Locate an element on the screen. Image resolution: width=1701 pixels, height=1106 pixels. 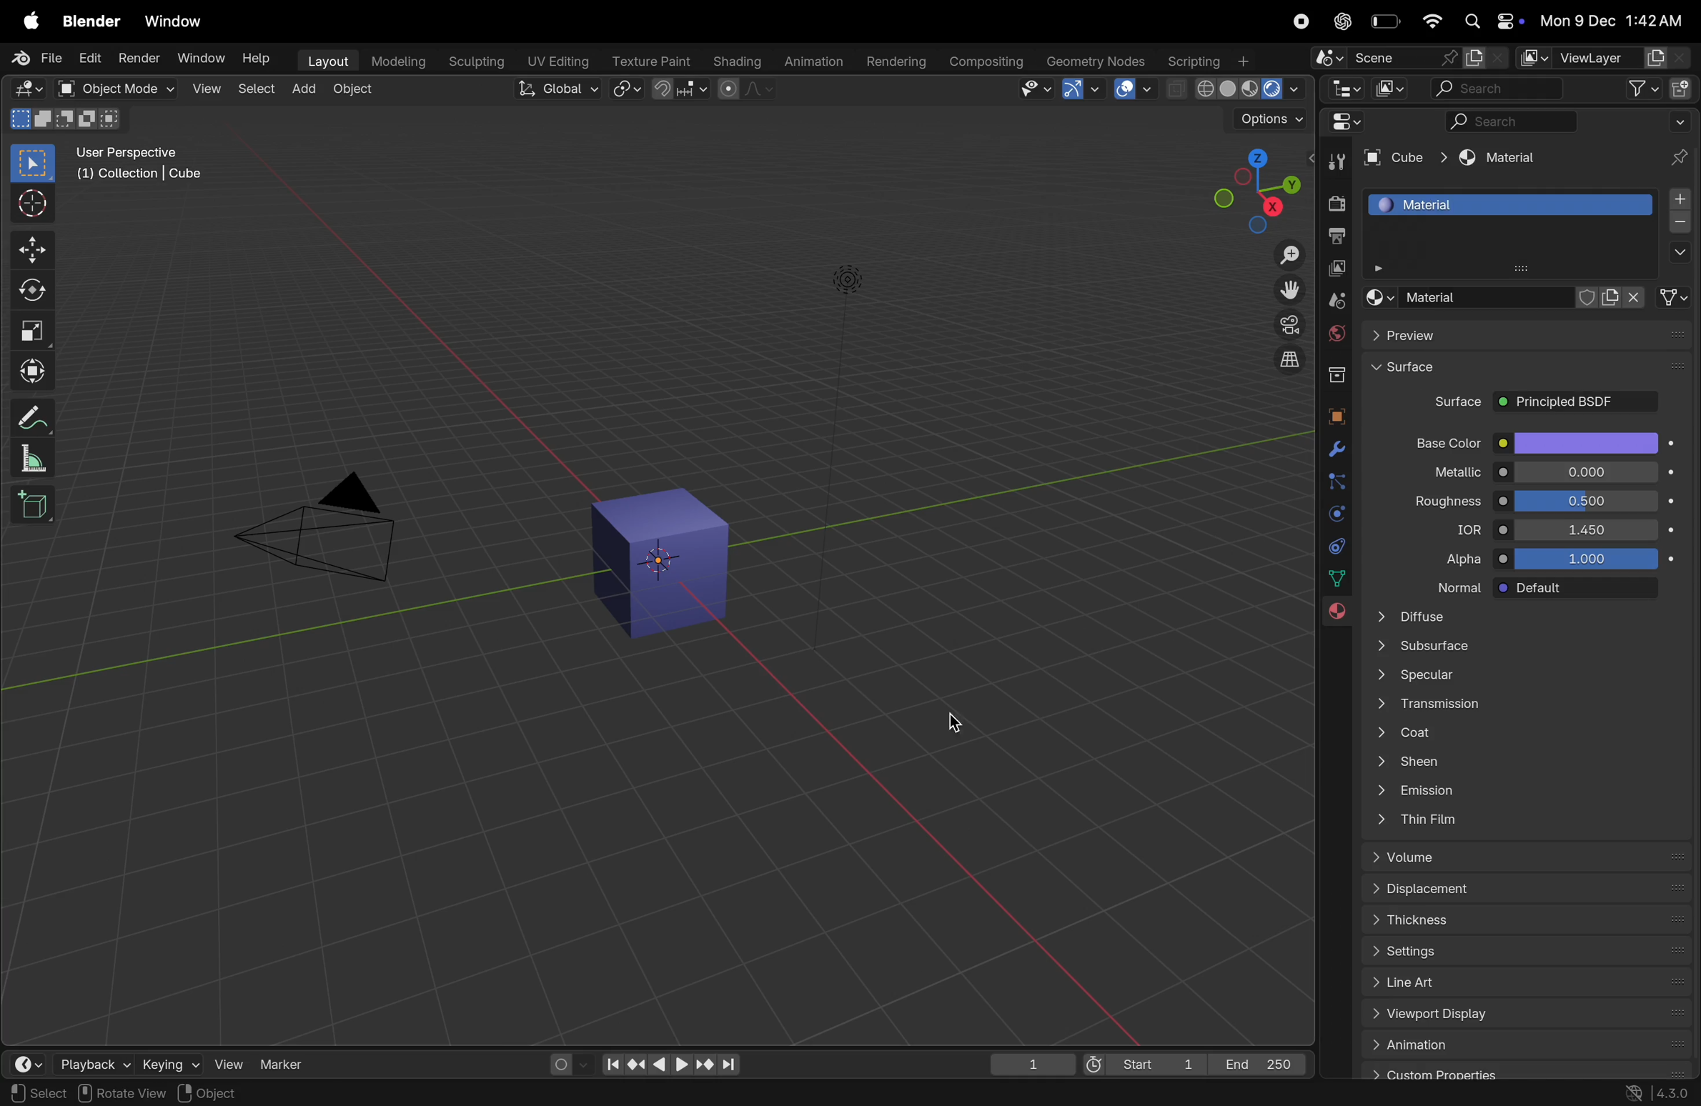
colection is located at coordinates (1334, 369).